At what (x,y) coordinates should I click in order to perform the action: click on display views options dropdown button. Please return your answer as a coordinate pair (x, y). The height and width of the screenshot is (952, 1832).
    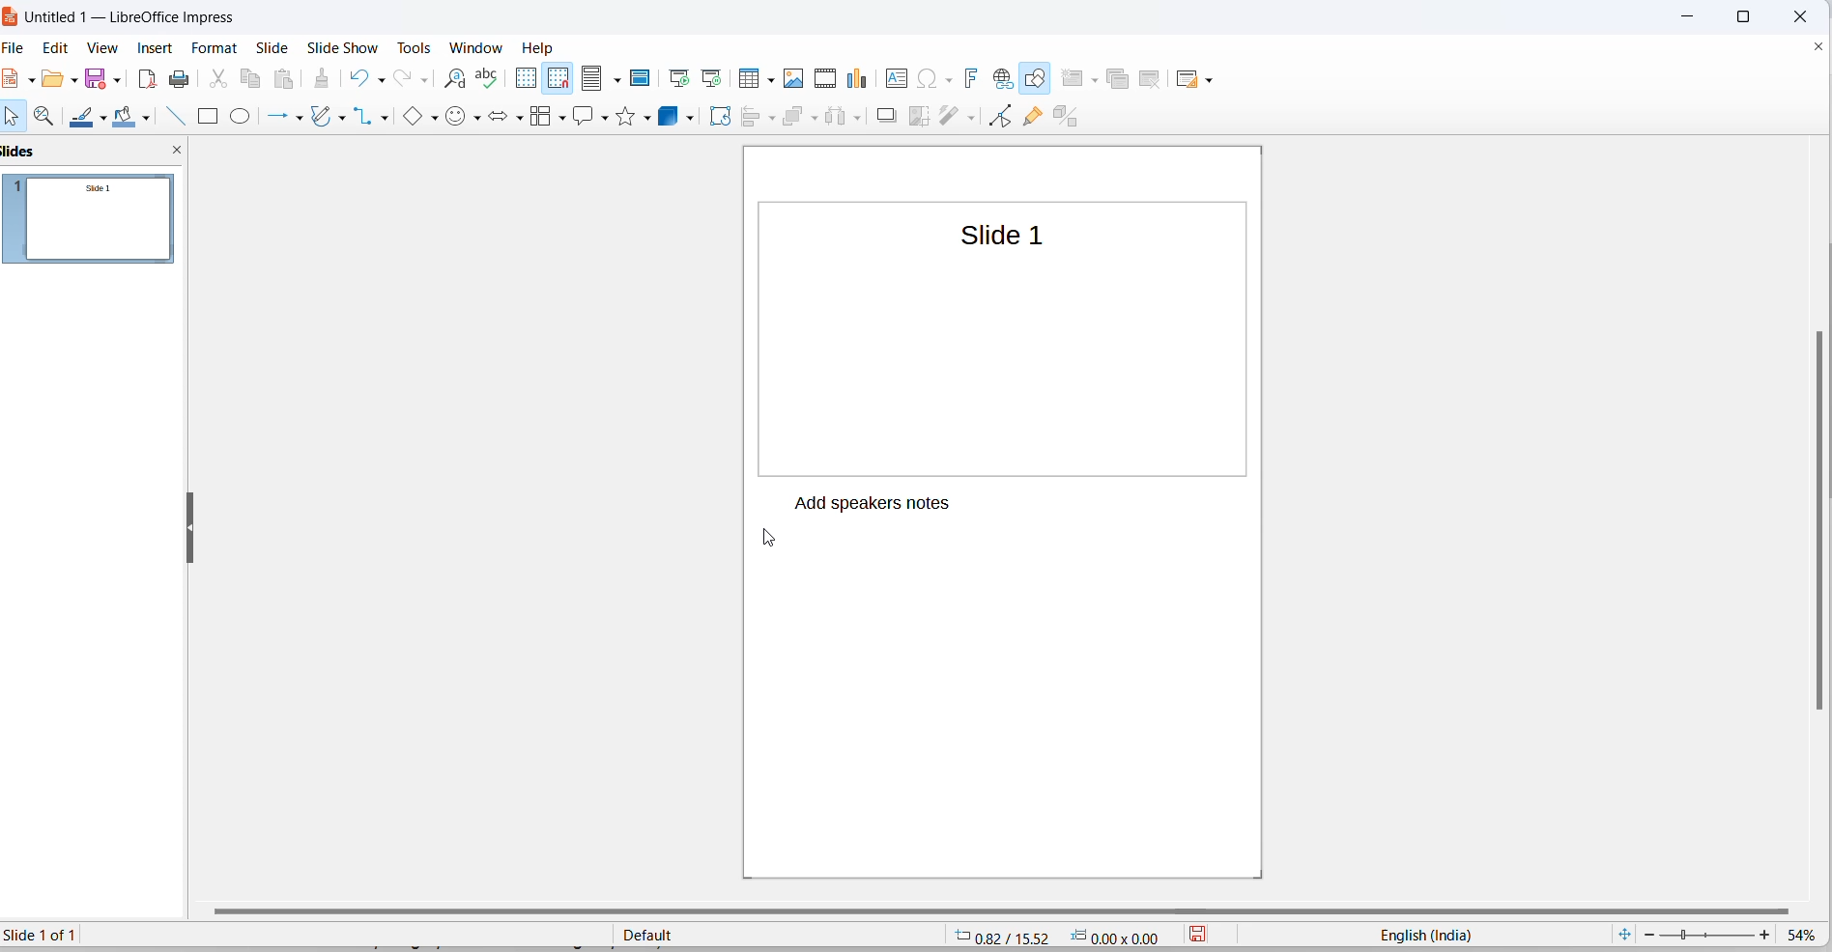
    Looking at the image, I should click on (620, 79).